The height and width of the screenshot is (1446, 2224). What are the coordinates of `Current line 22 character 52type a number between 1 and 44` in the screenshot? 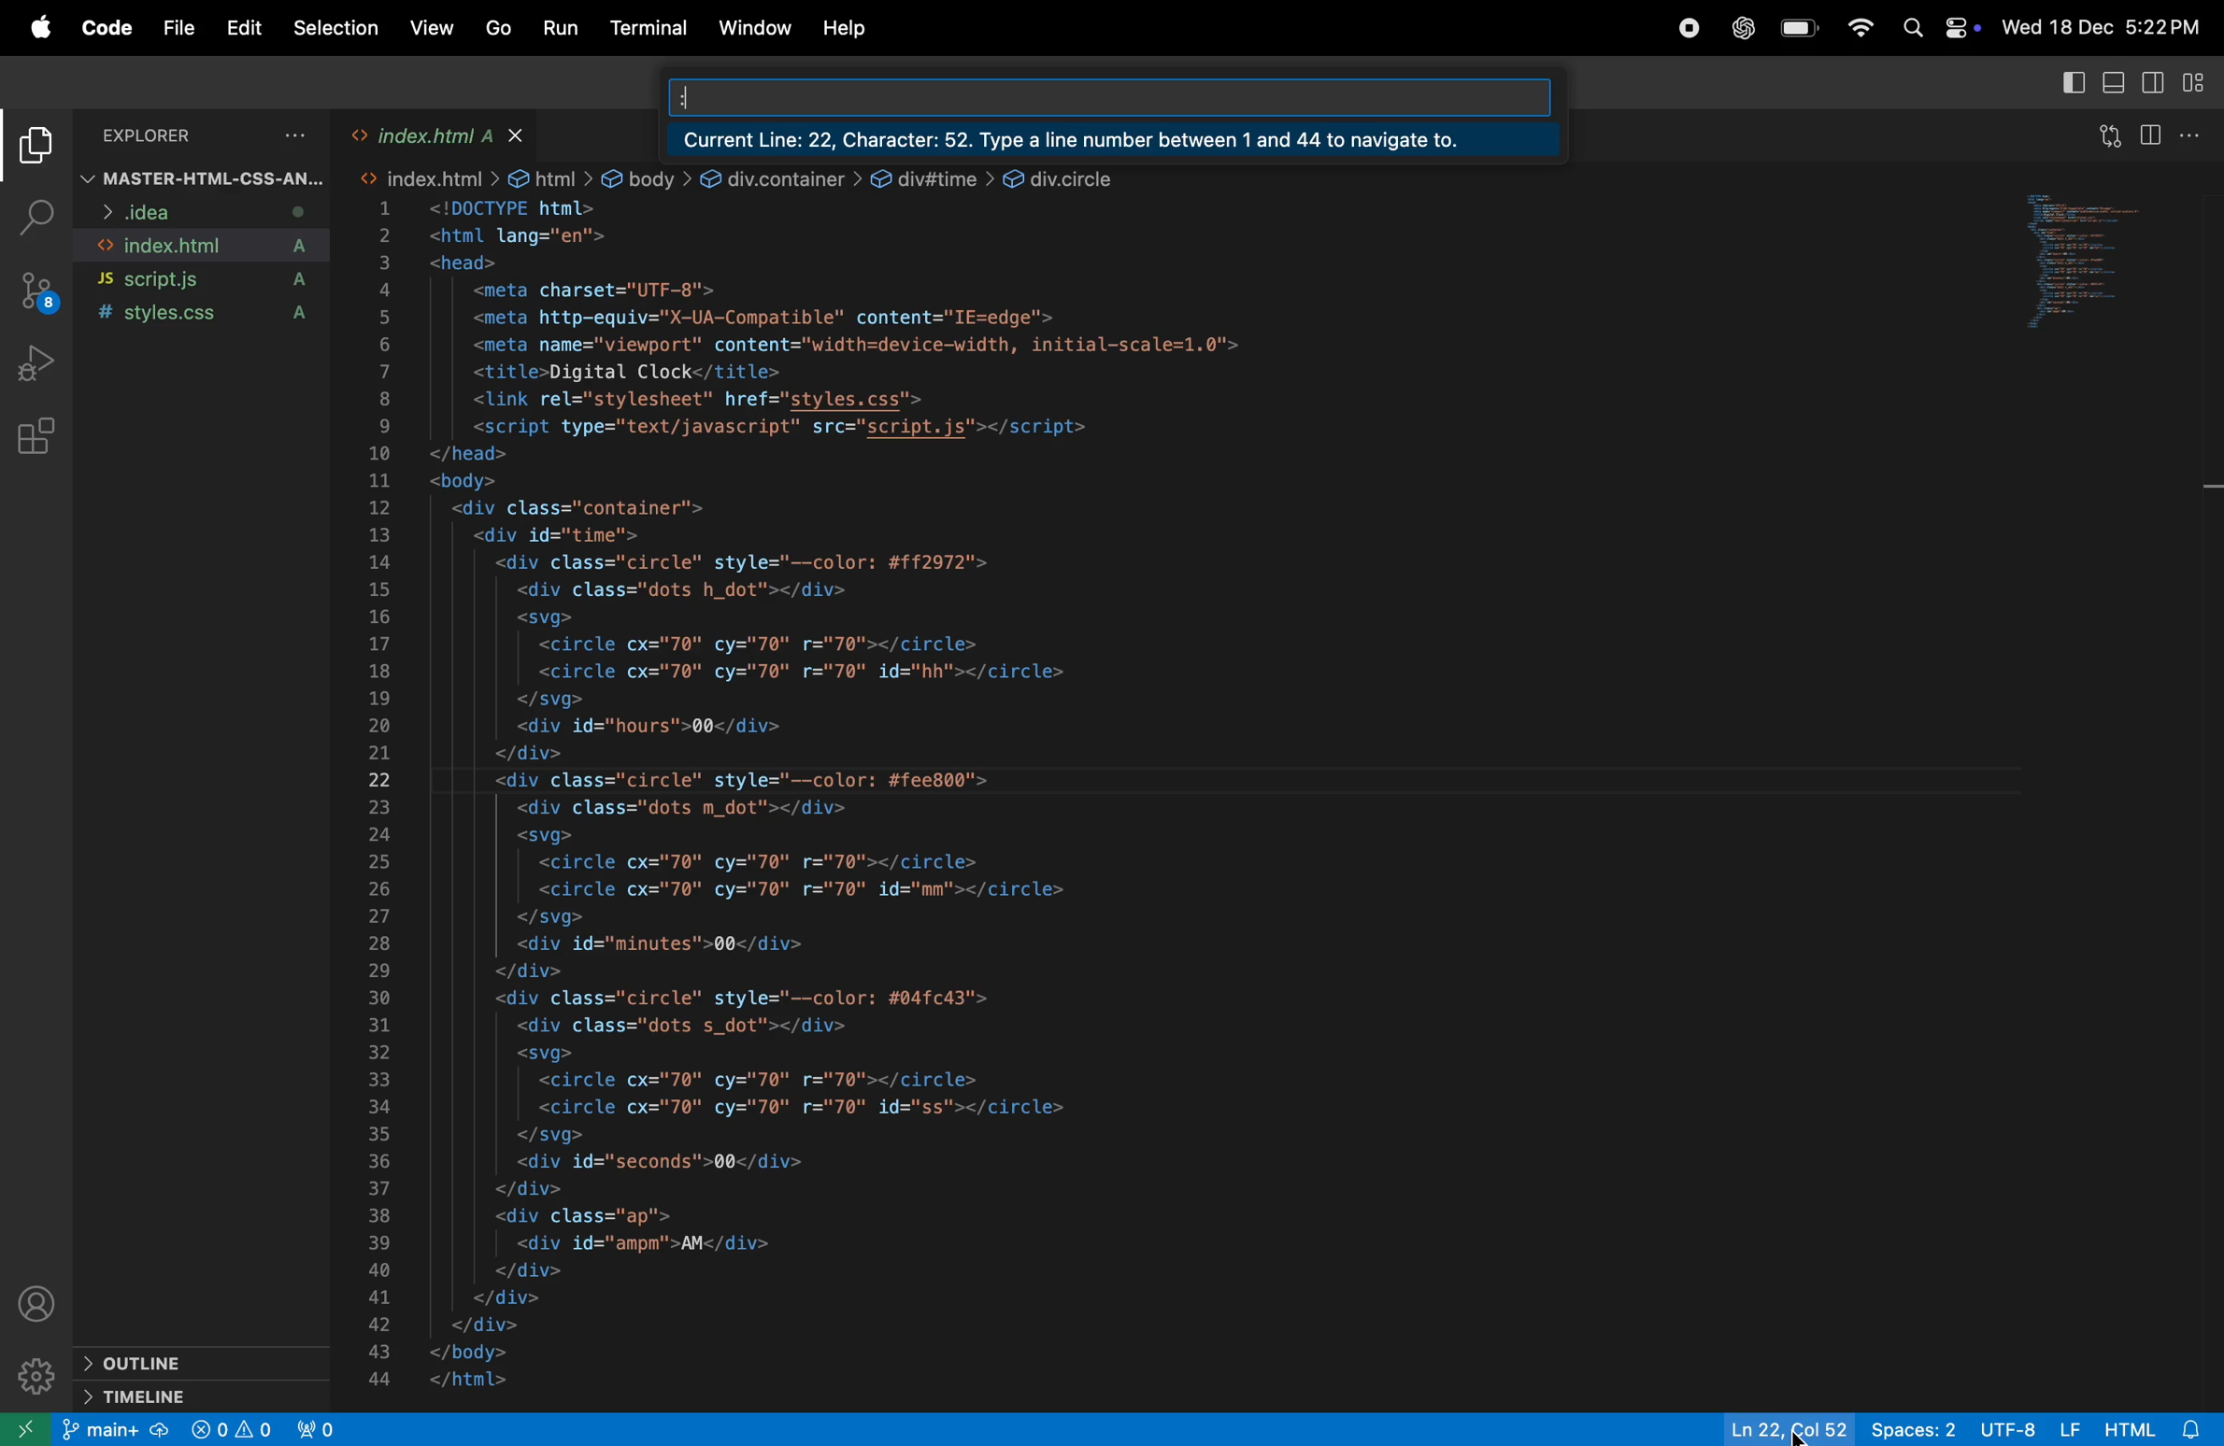 It's located at (1110, 140).